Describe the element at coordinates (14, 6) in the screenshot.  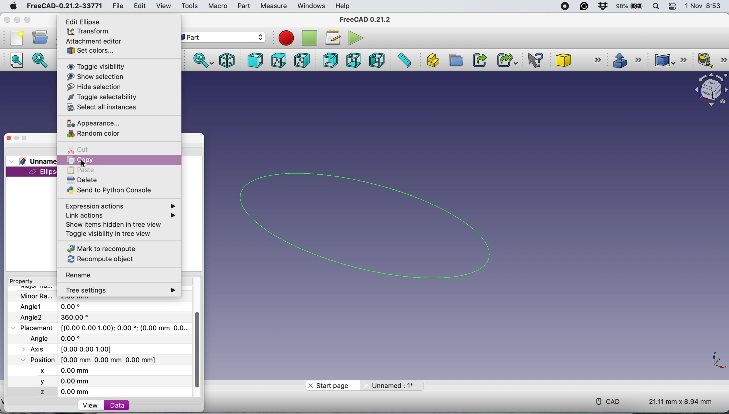
I see `system logo` at that location.